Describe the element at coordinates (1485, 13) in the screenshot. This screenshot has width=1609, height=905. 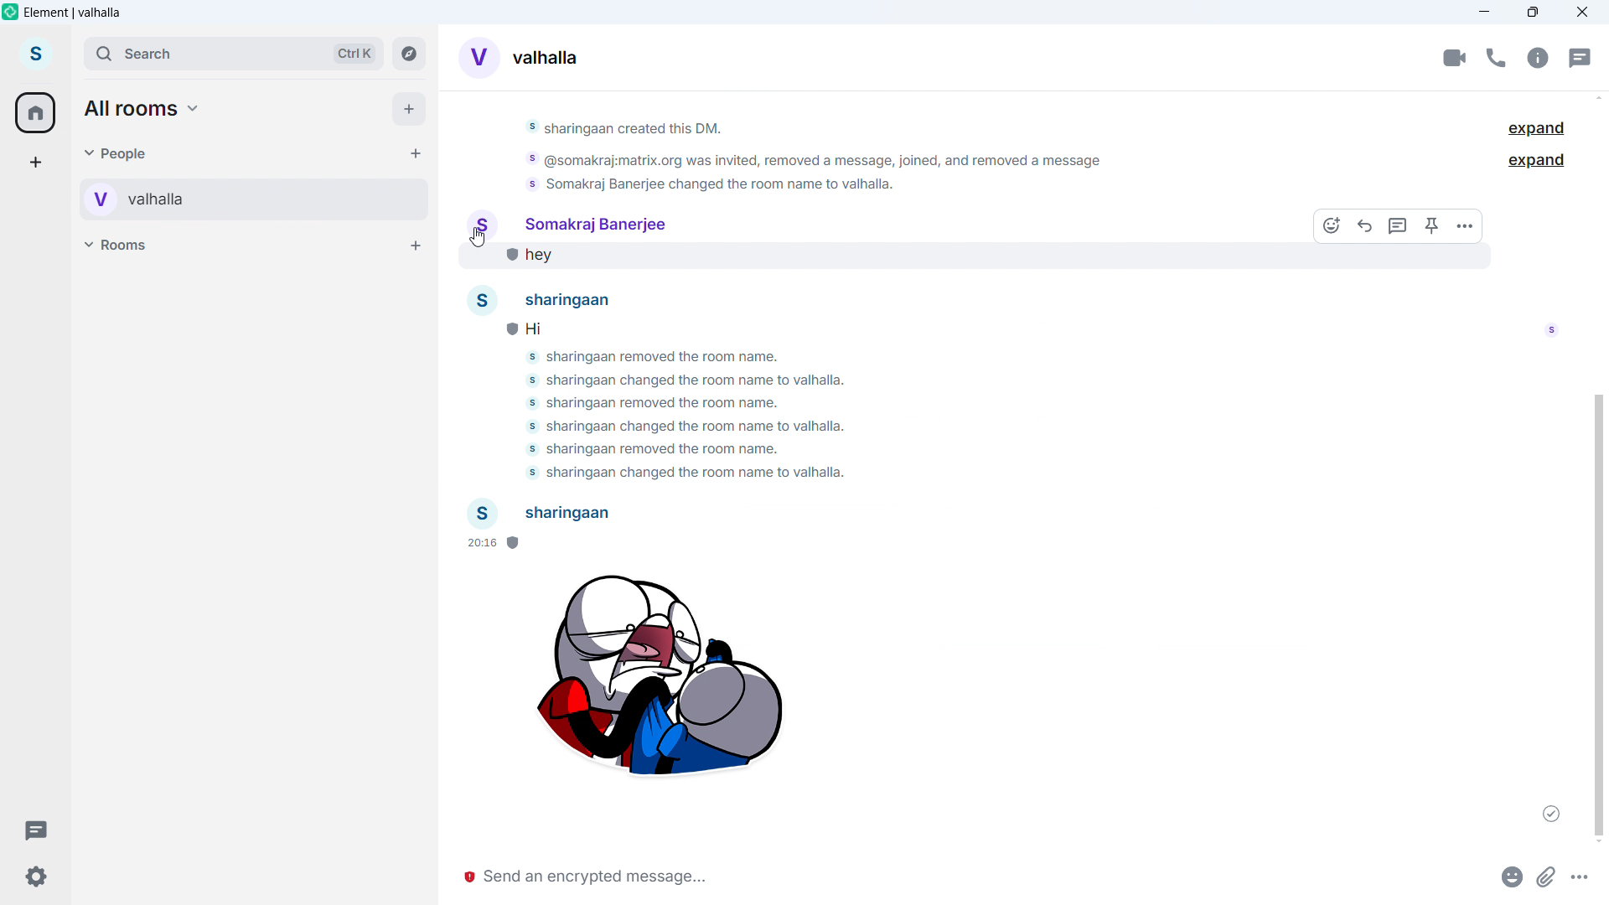
I see `minimize` at that location.